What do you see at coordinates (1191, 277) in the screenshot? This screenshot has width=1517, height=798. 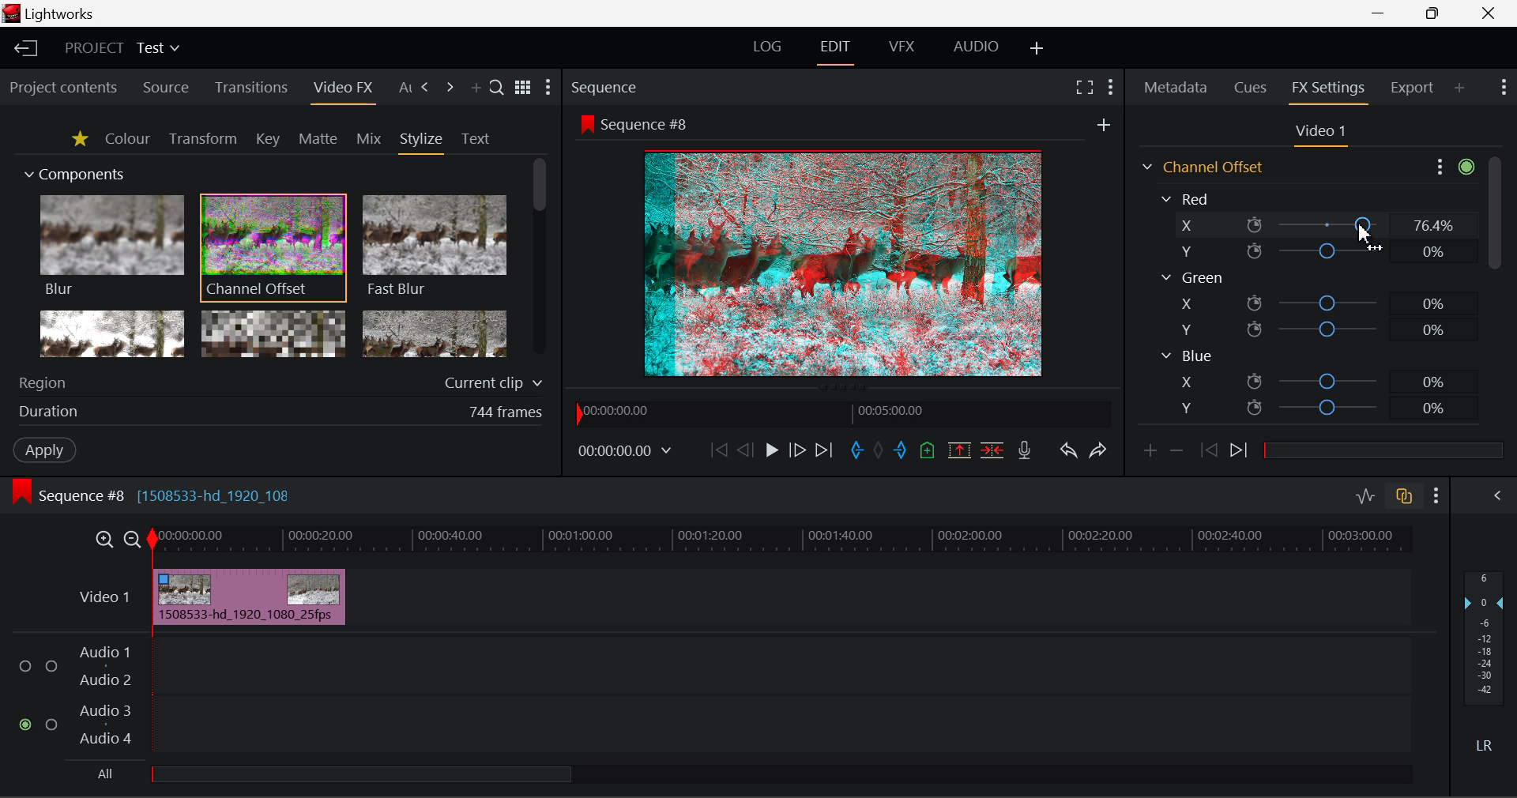 I see `Green` at bounding box center [1191, 277].